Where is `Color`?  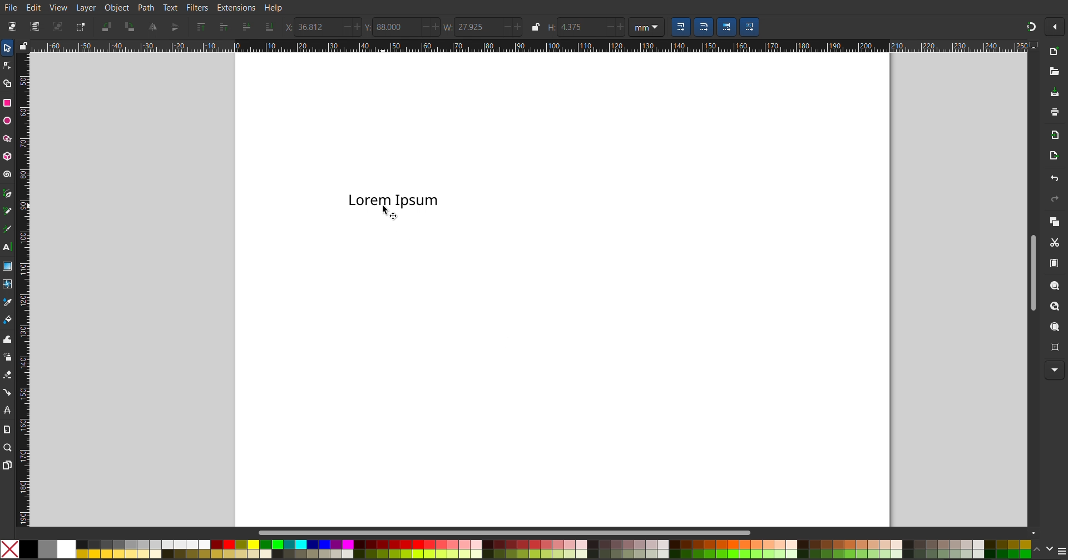
Color is located at coordinates (515, 548).